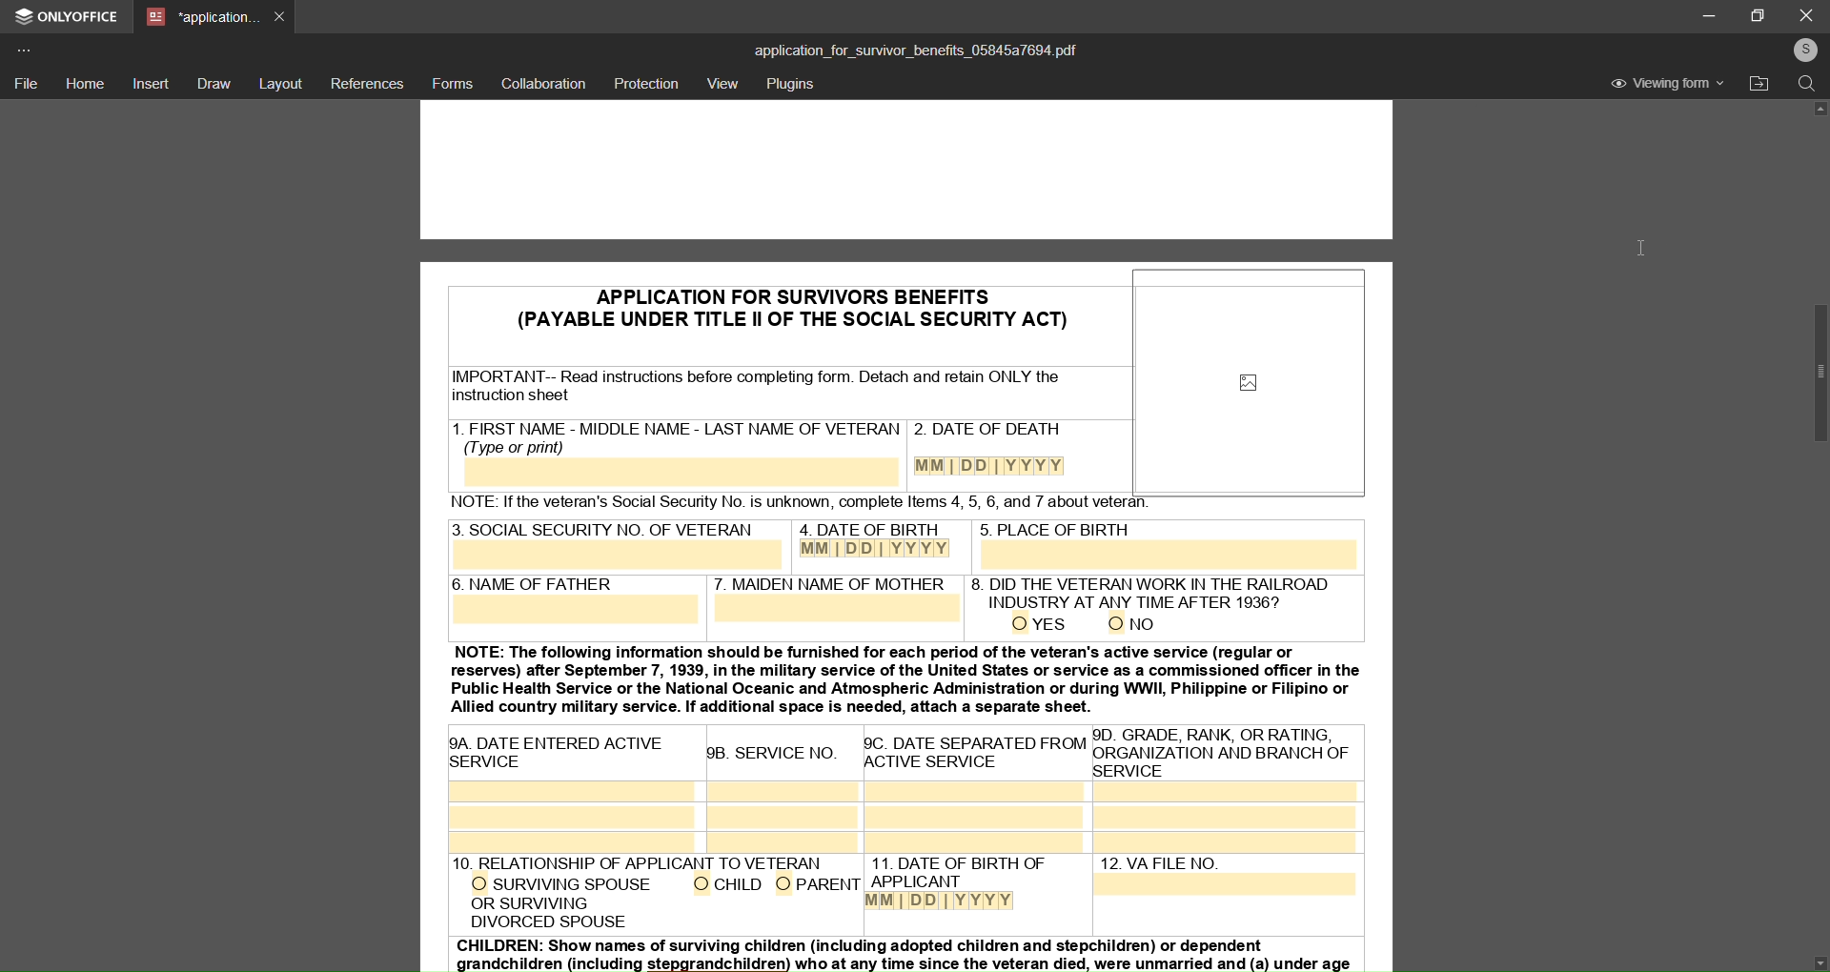  I want to click on cursor, so click(1654, 252).